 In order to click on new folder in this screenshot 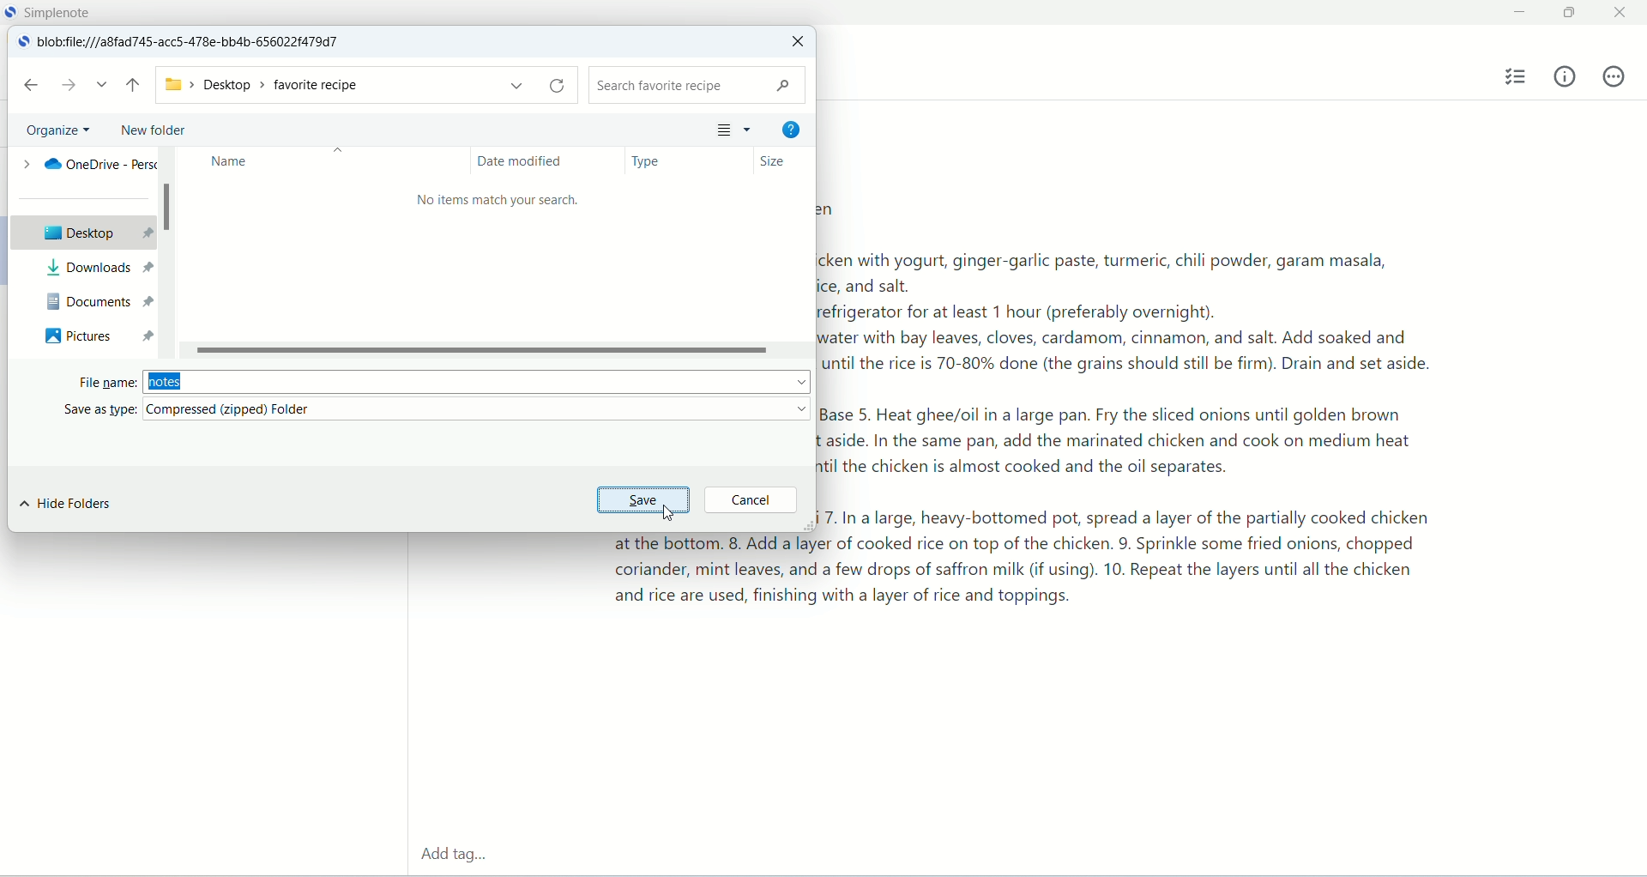, I will do `click(151, 130)`.